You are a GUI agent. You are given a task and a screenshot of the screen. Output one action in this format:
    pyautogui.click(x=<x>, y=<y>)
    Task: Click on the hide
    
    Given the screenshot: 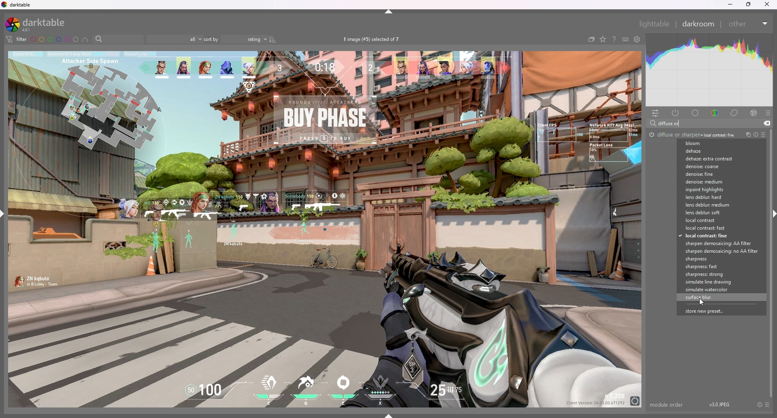 What is the action you would take?
    pyautogui.click(x=772, y=215)
    